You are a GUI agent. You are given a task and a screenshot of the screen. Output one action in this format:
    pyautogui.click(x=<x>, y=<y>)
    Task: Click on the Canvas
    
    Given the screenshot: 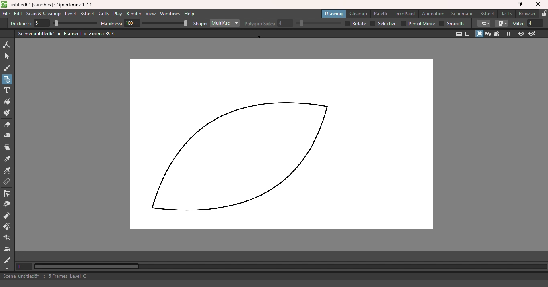 What is the action you would take?
    pyautogui.click(x=280, y=146)
    